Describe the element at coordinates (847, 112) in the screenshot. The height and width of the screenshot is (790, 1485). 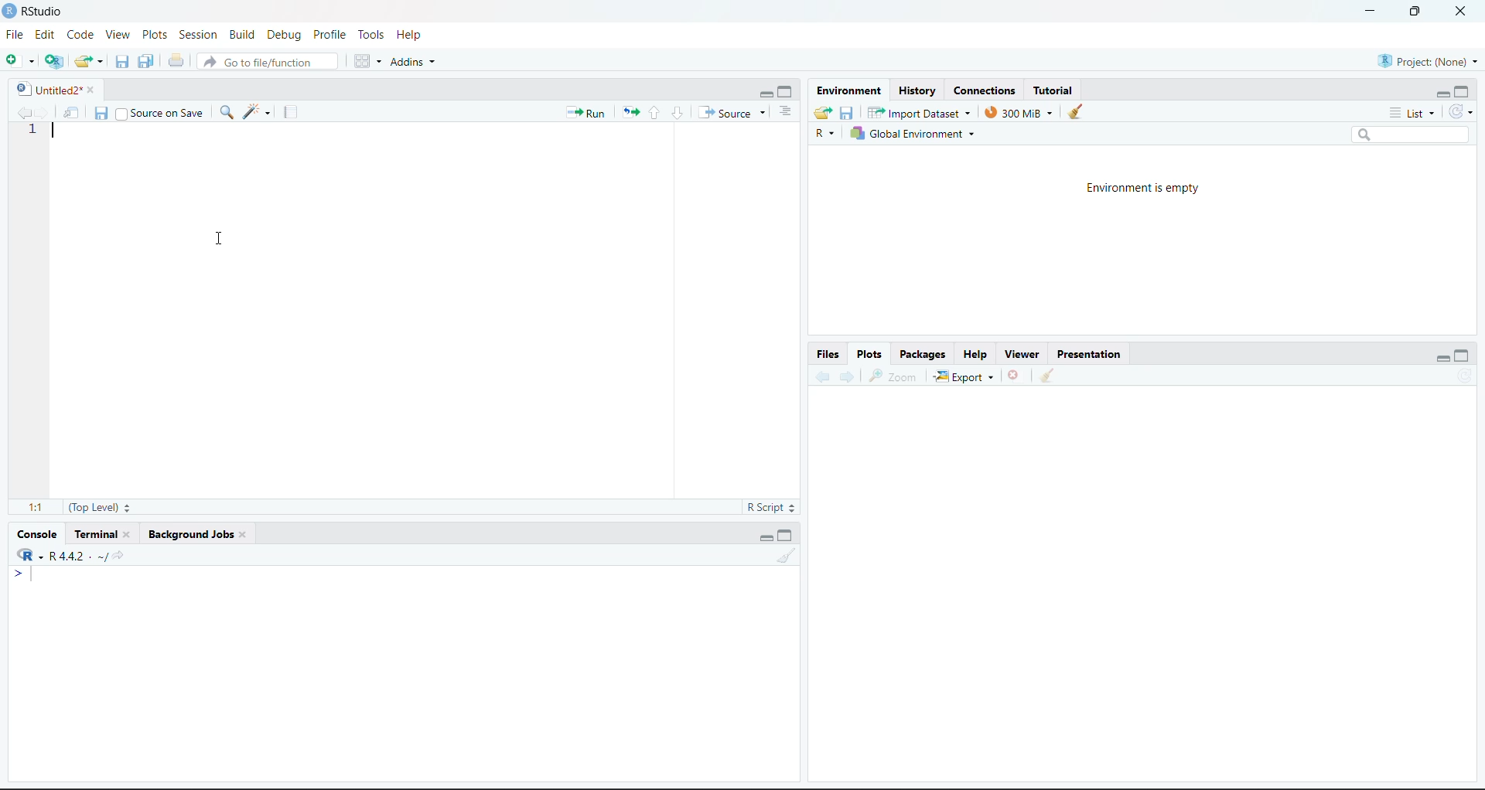
I see `save` at that location.